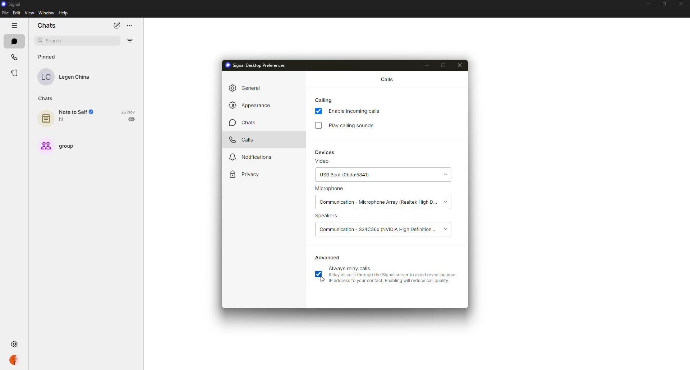 This screenshot has width=690, height=370. I want to click on group, so click(45, 145).